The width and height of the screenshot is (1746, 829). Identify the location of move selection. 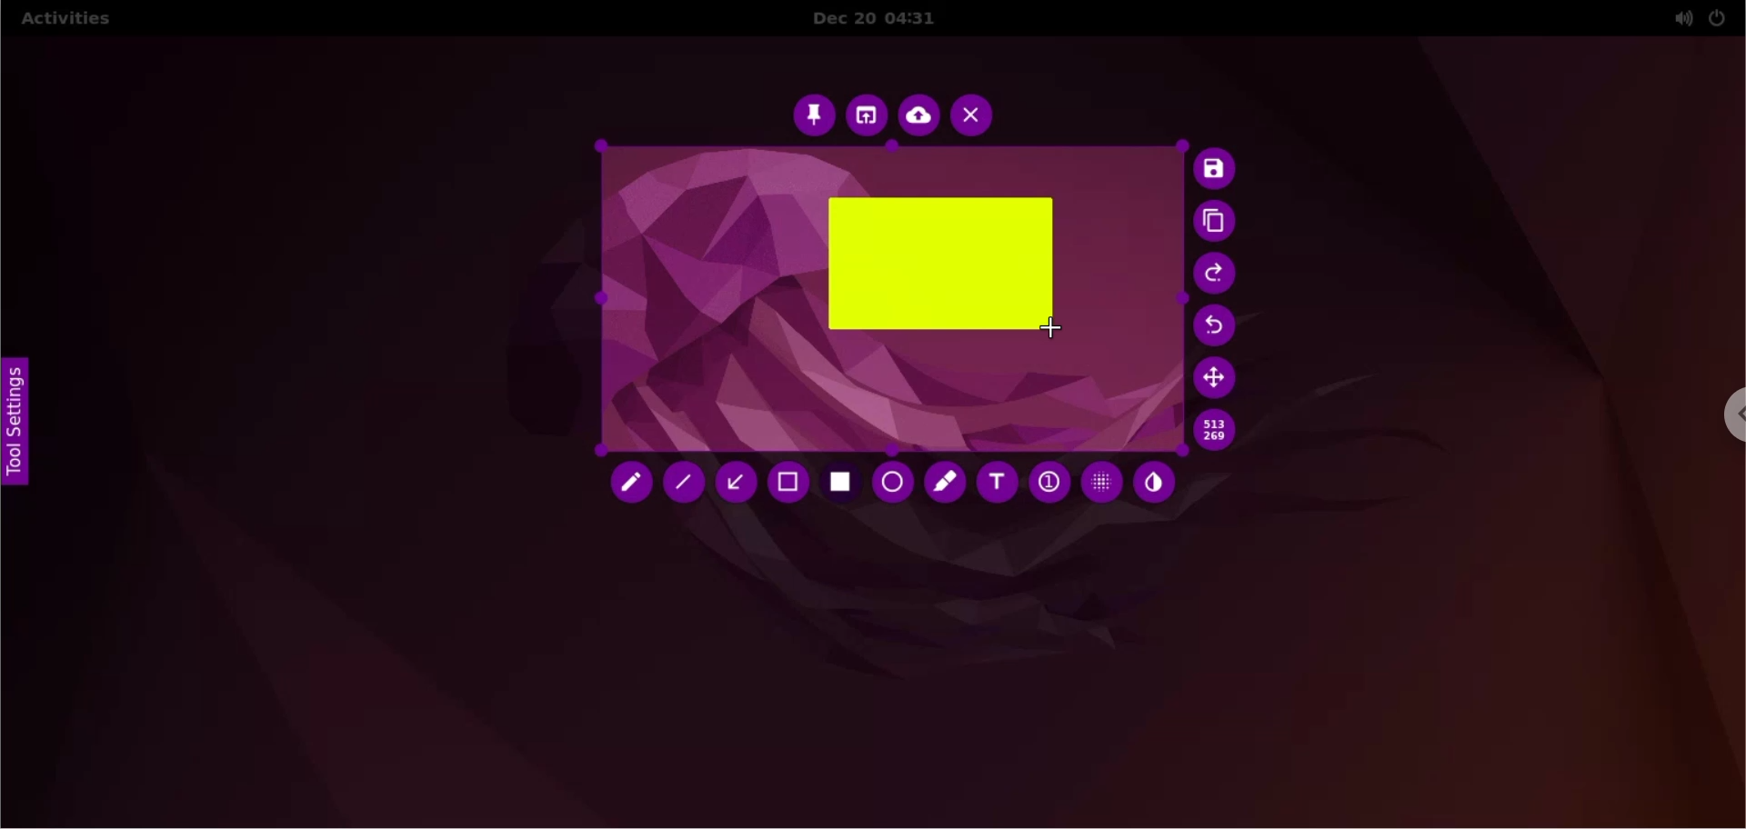
(1216, 378).